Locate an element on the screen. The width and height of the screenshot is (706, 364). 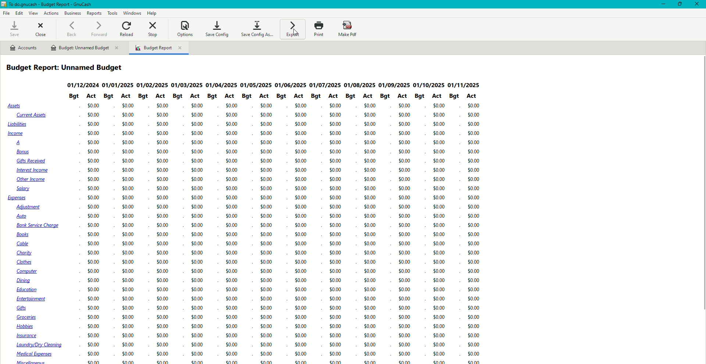
Export is located at coordinates (292, 29).